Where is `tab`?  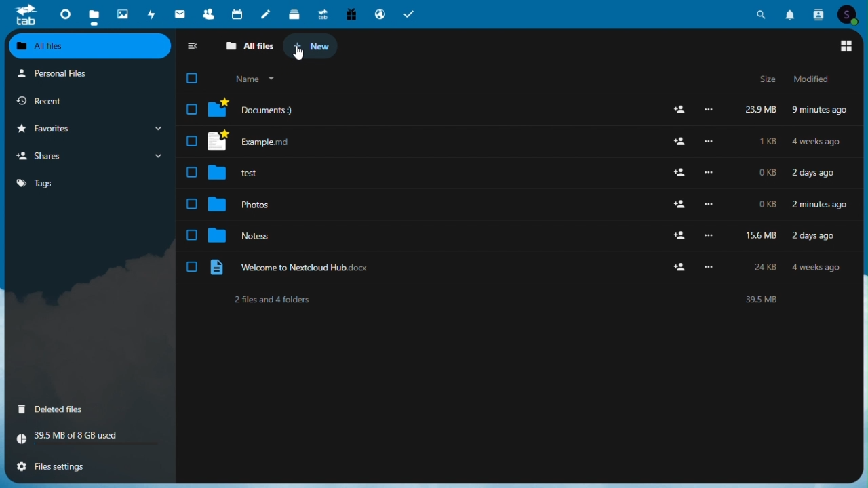 tab is located at coordinates (26, 14).